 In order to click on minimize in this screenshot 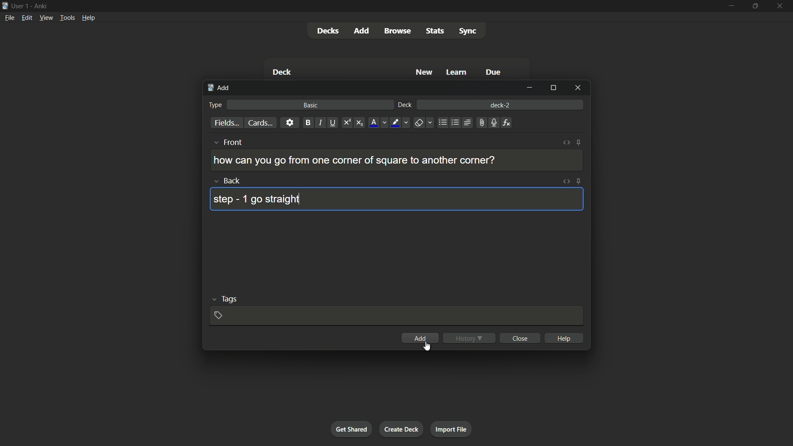, I will do `click(532, 88)`.